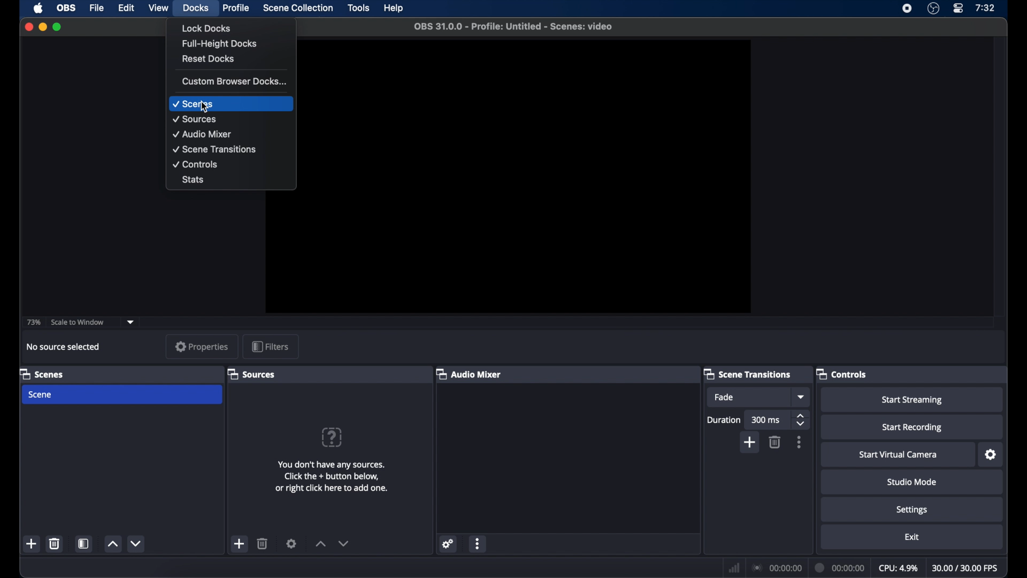 Image resolution: width=1027 pixels, height=578 pixels. I want to click on delete, so click(776, 442).